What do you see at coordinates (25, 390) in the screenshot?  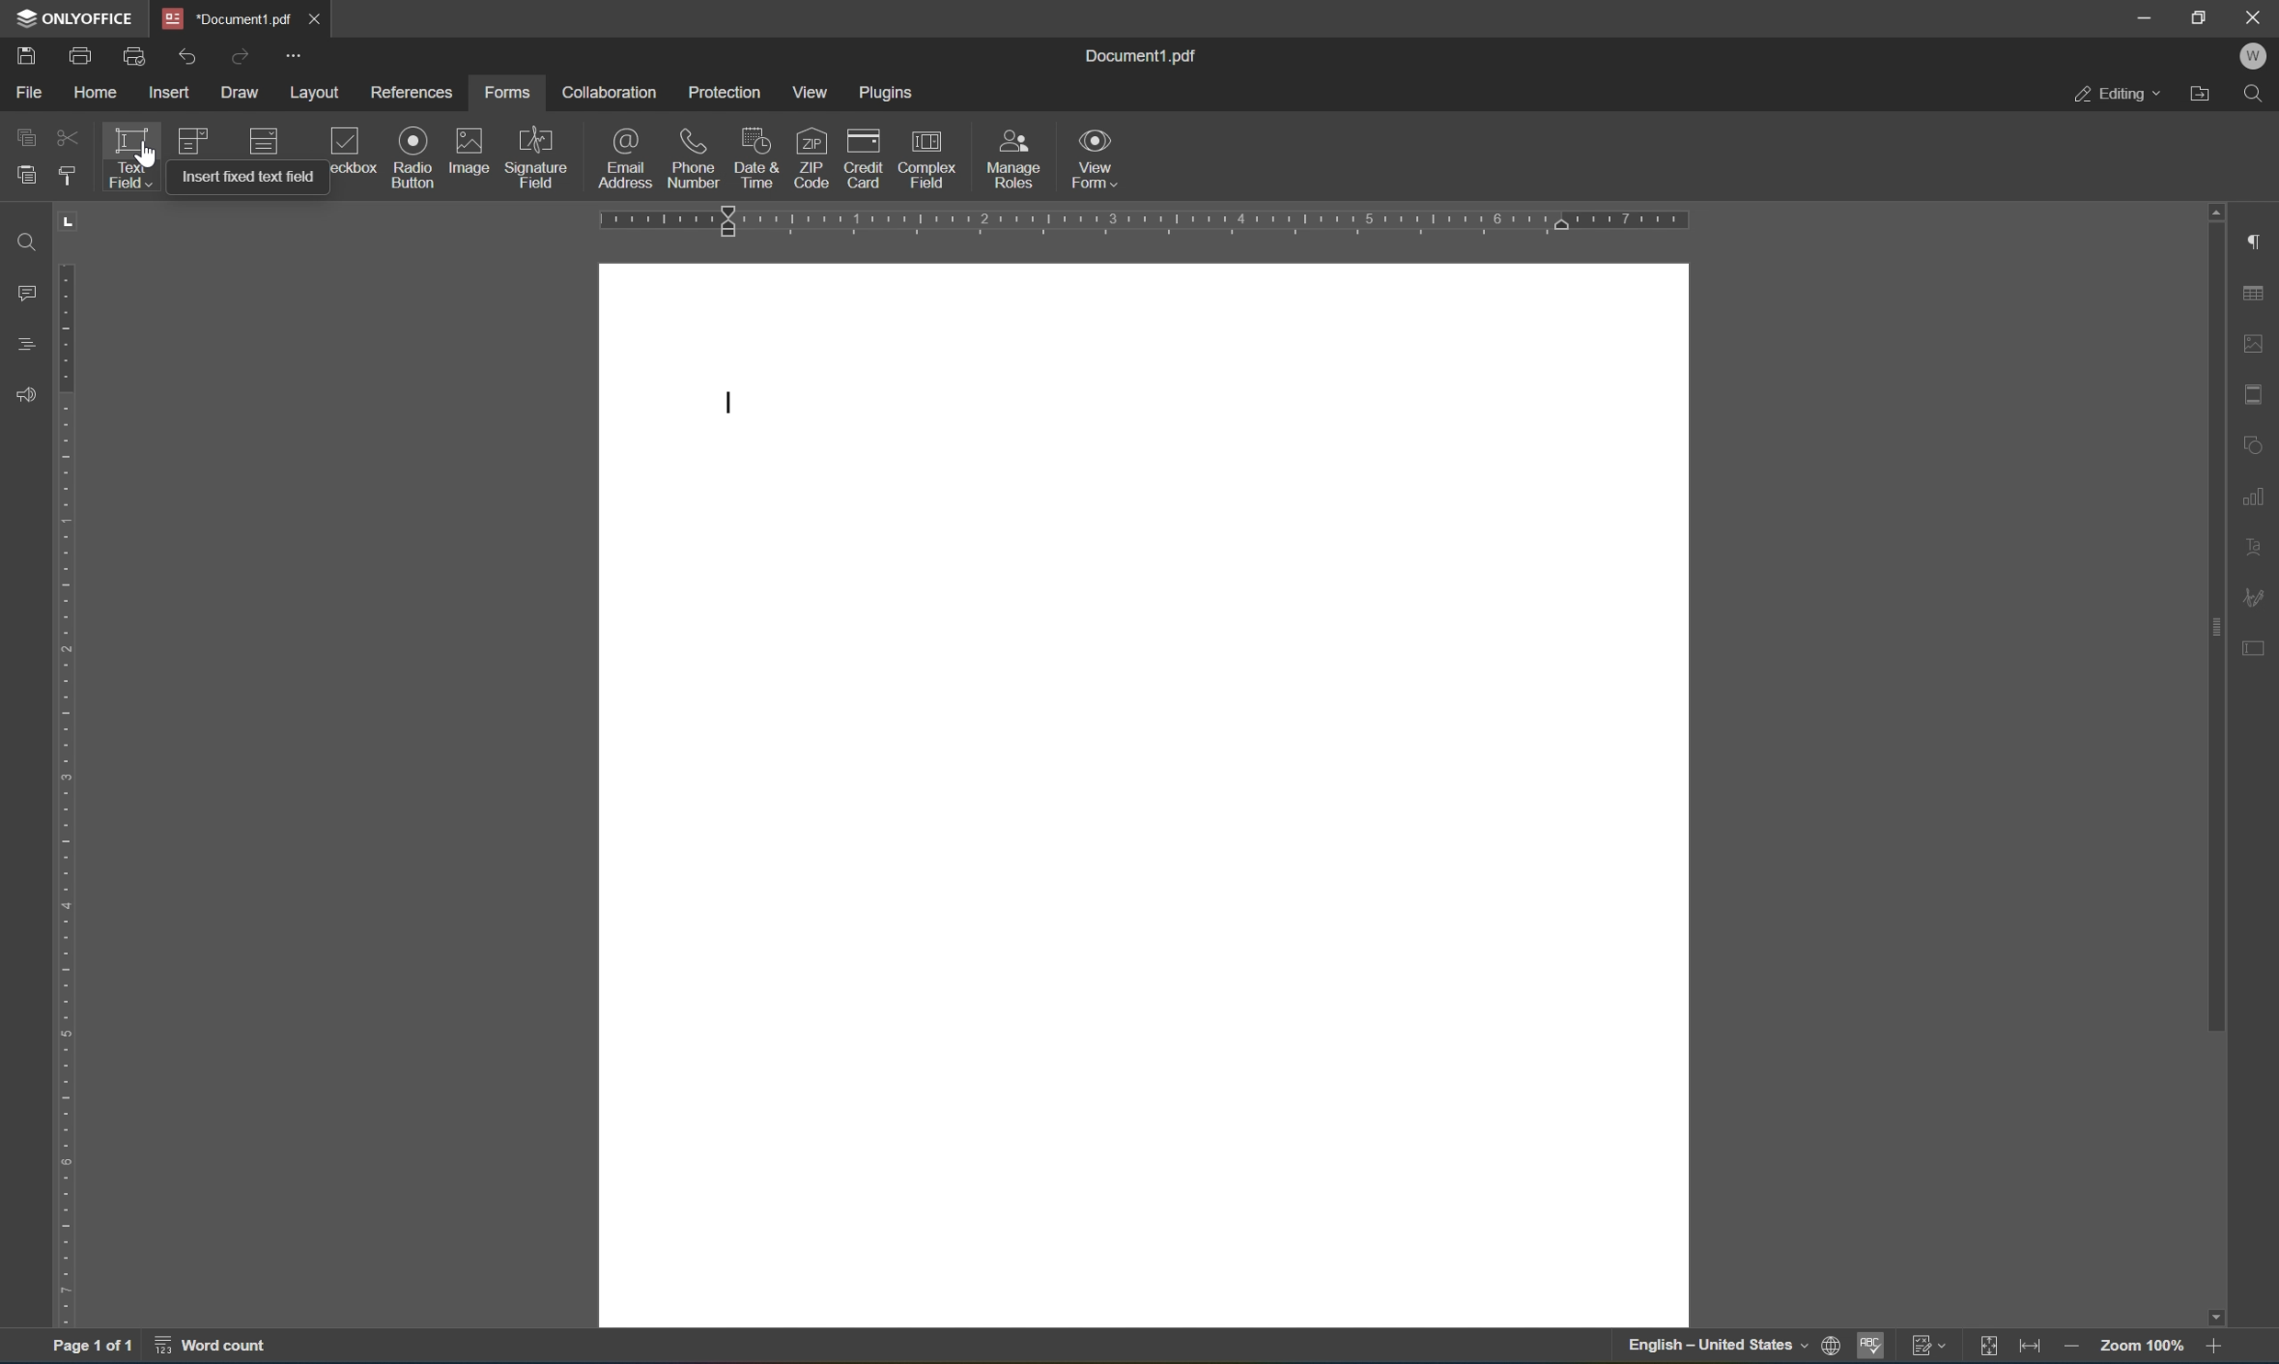 I see `feedback & support` at bounding box center [25, 390].